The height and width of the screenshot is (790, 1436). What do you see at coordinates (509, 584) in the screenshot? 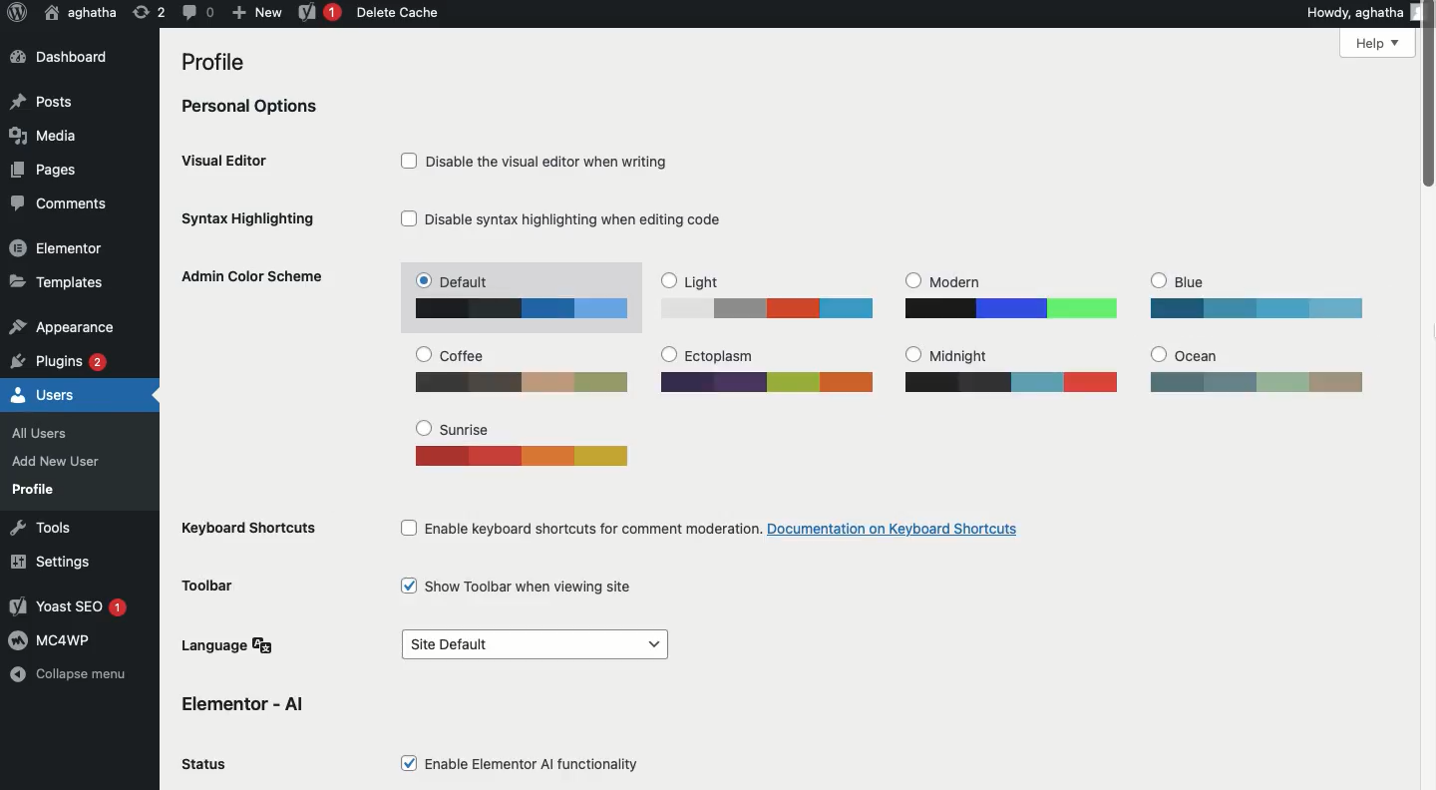
I see `Show toolbar` at bounding box center [509, 584].